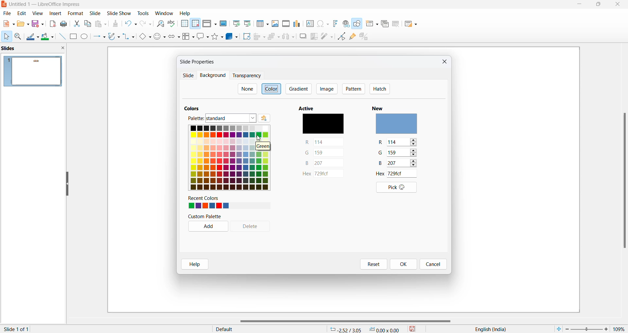 The image size is (628, 333). I want to click on B value , so click(381, 164).